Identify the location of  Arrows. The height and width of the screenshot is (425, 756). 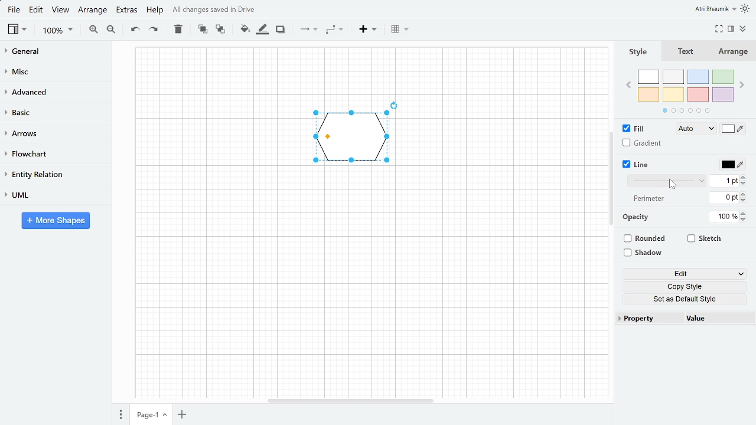
(53, 132).